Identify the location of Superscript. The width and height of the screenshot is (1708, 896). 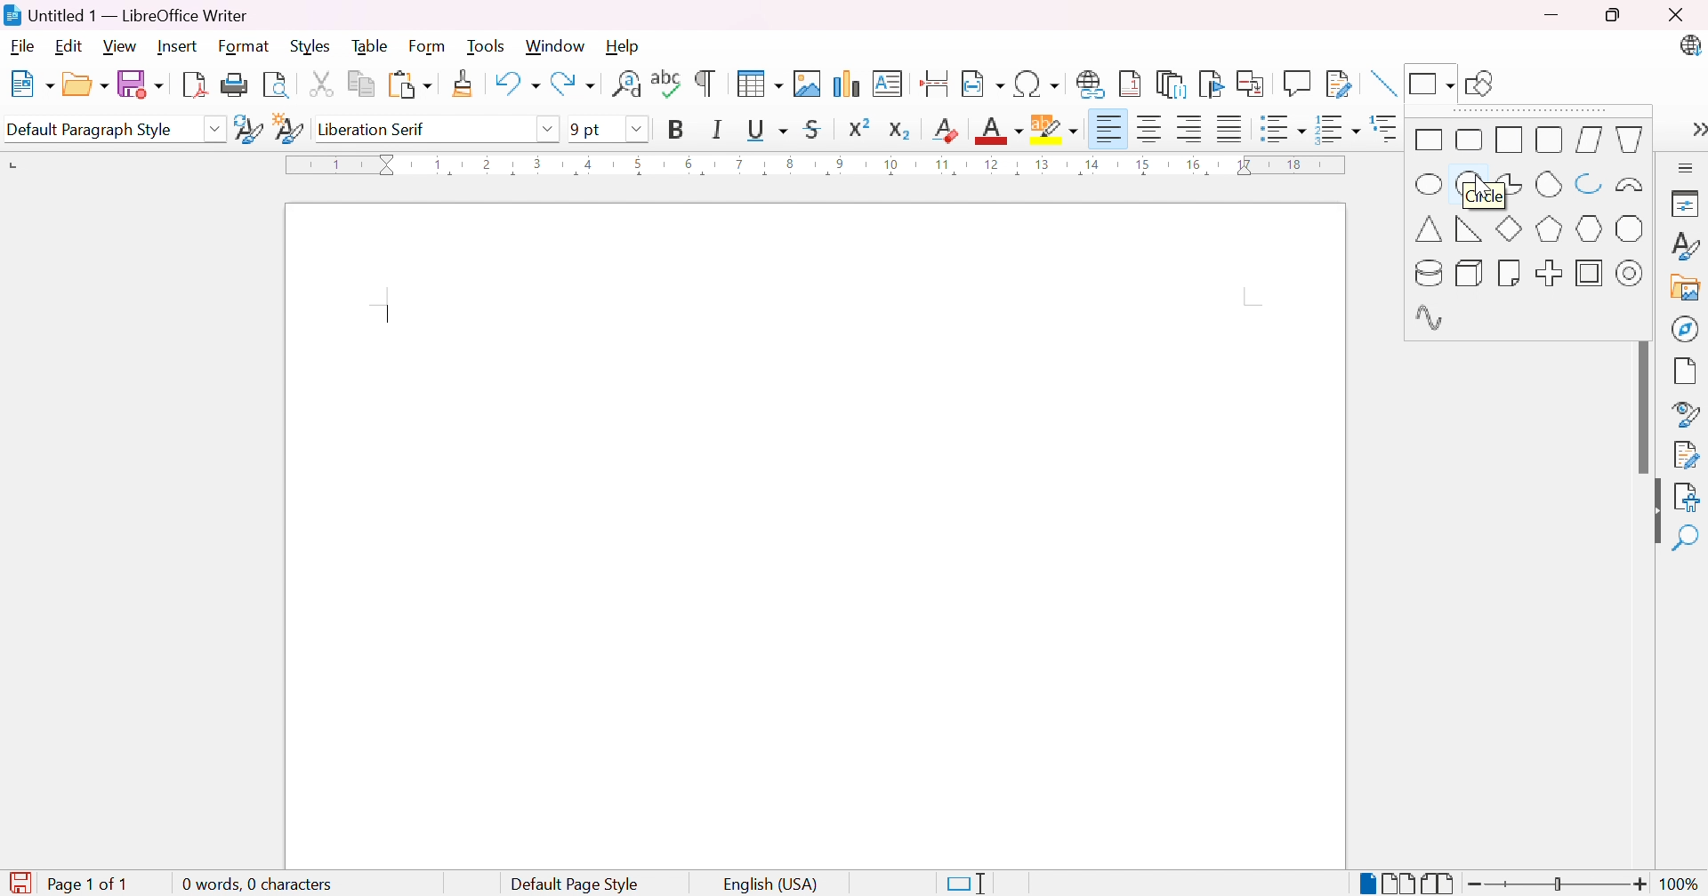
(859, 127).